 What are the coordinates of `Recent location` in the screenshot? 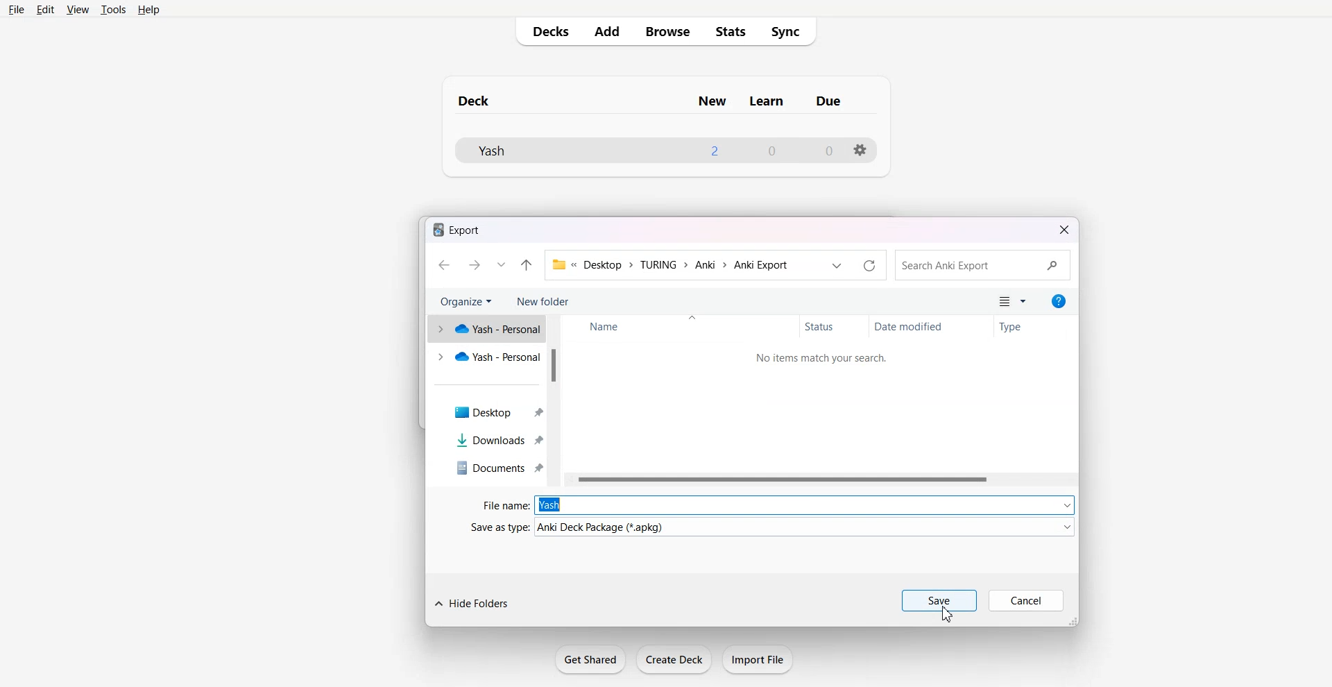 It's located at (502, 265).